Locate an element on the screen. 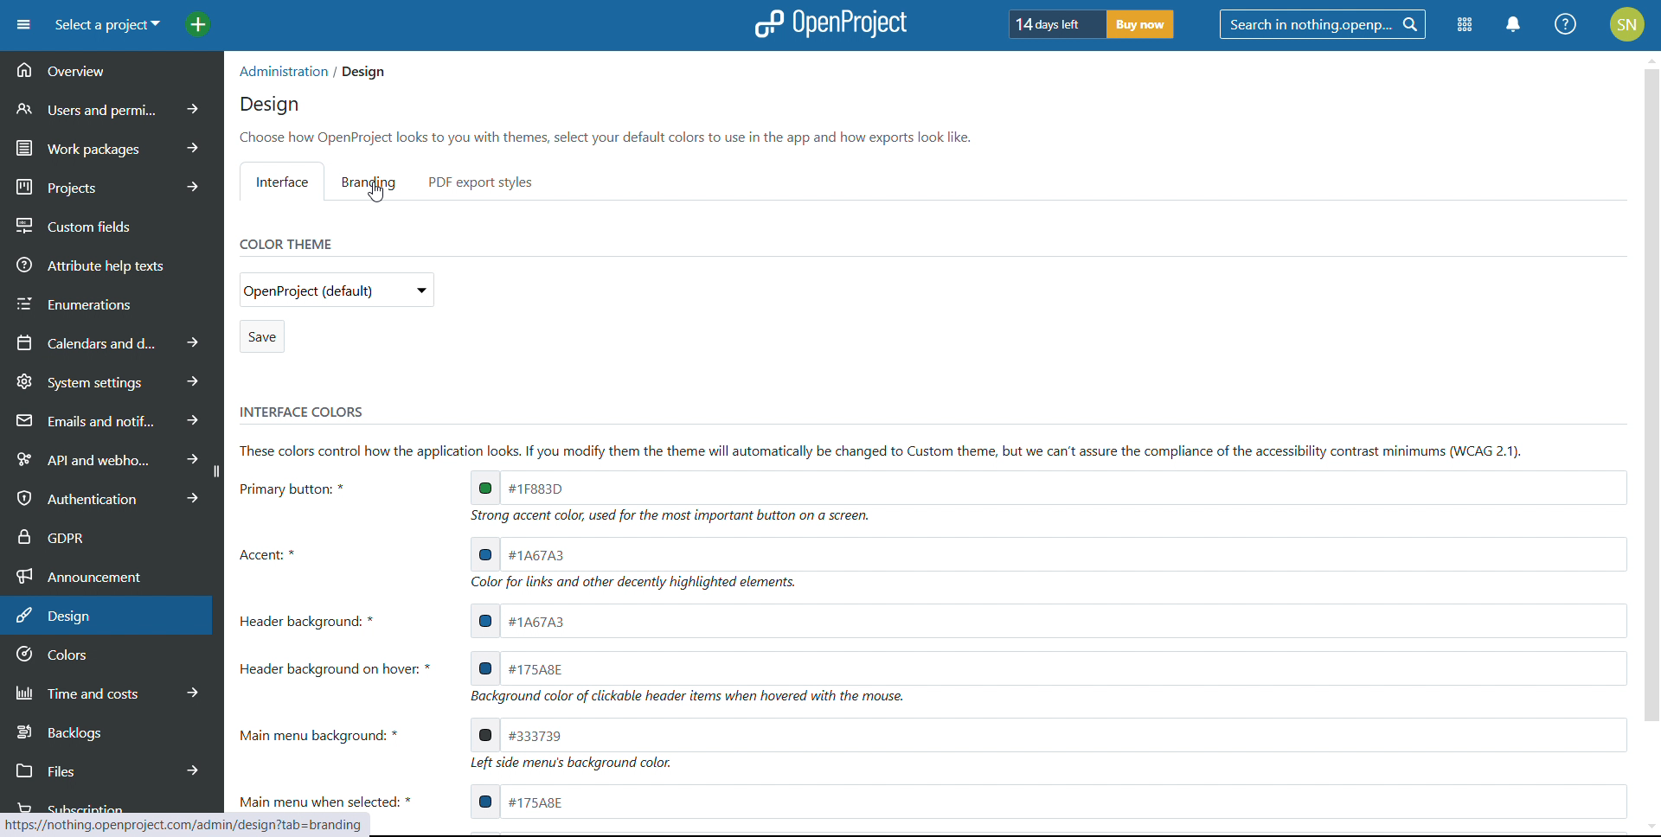 Image resolution: width=1661 pixels, height=837 pixels. modules is located at coordinates (1464, 26).